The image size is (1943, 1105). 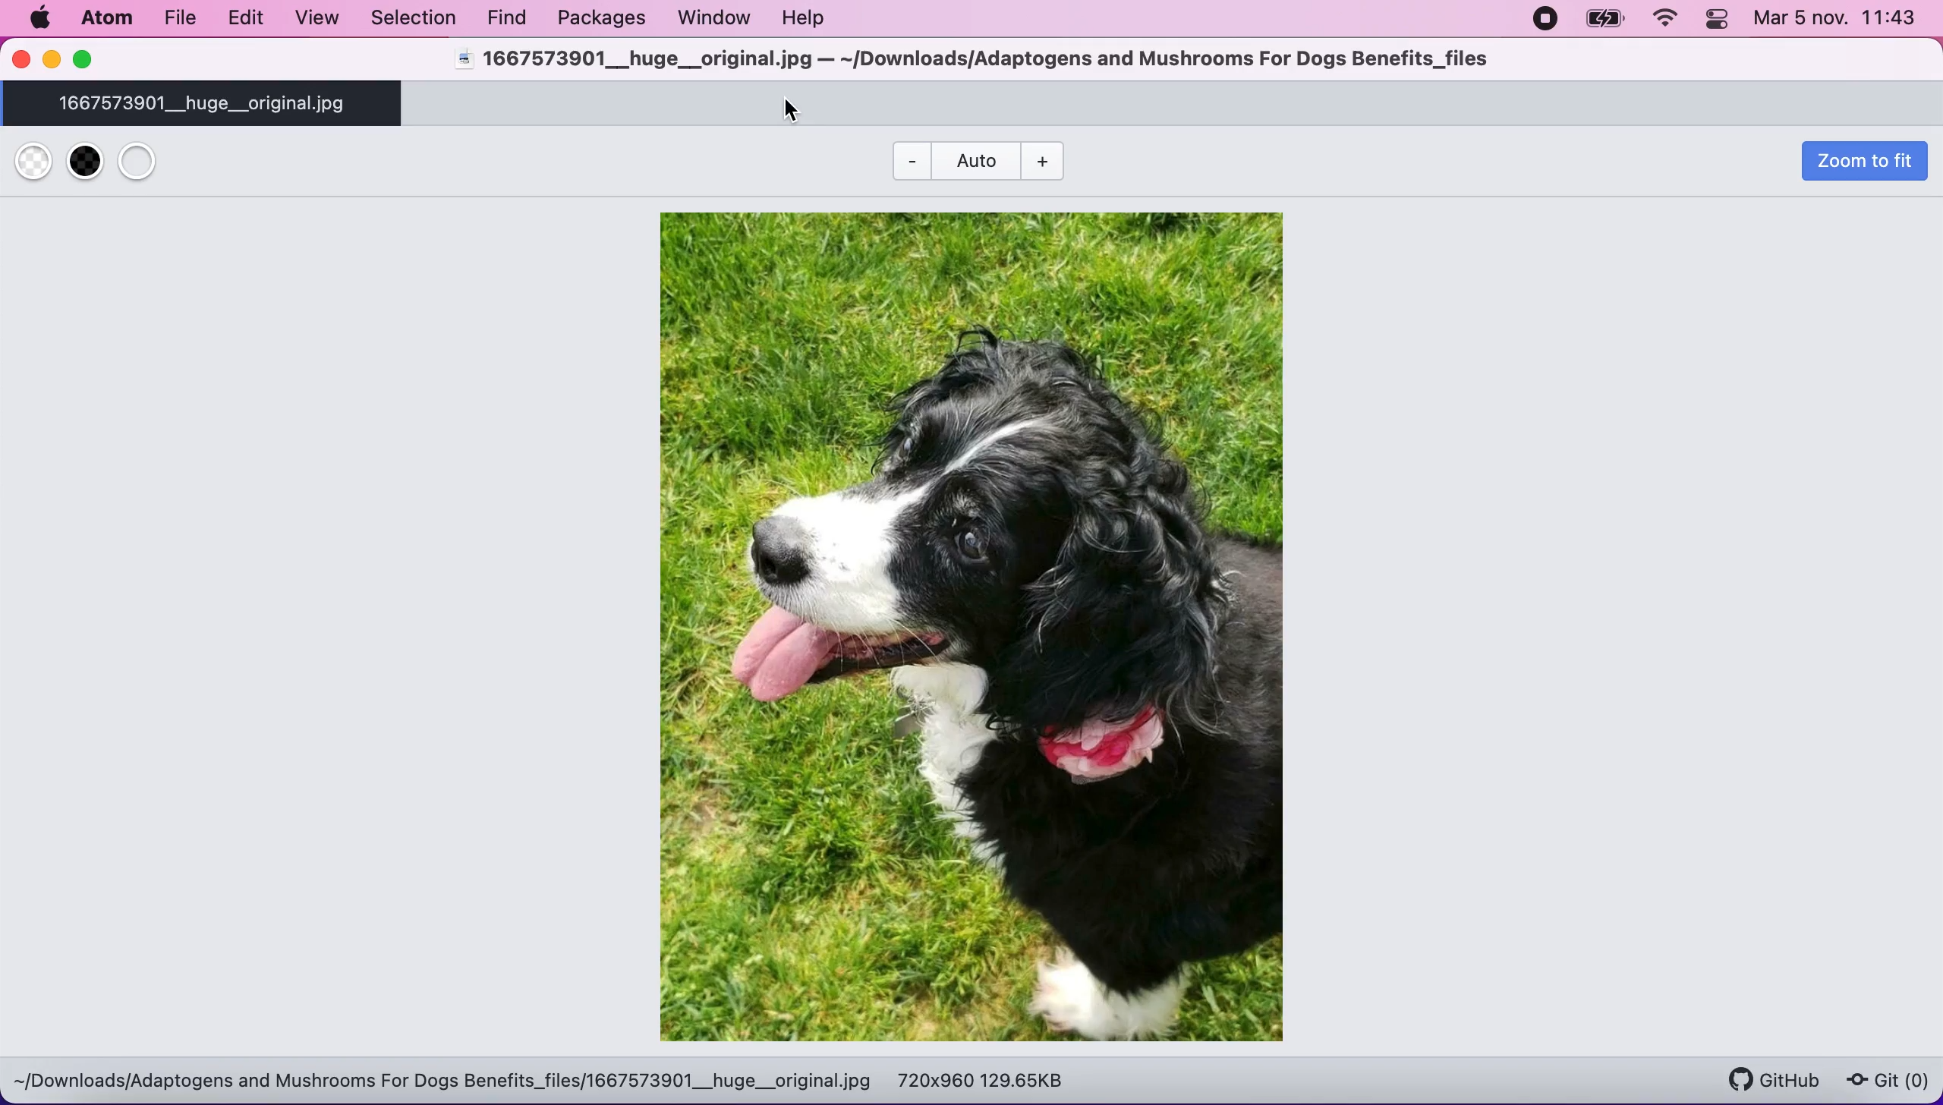 What do you see at coordinates (969, 61) in the screenshot?
I see `1667573901__huge__original.jpg — ~/Downloads/Adaptogens and Mushrooms For Dogs Benefits_files` at bounding box center [969, 61].